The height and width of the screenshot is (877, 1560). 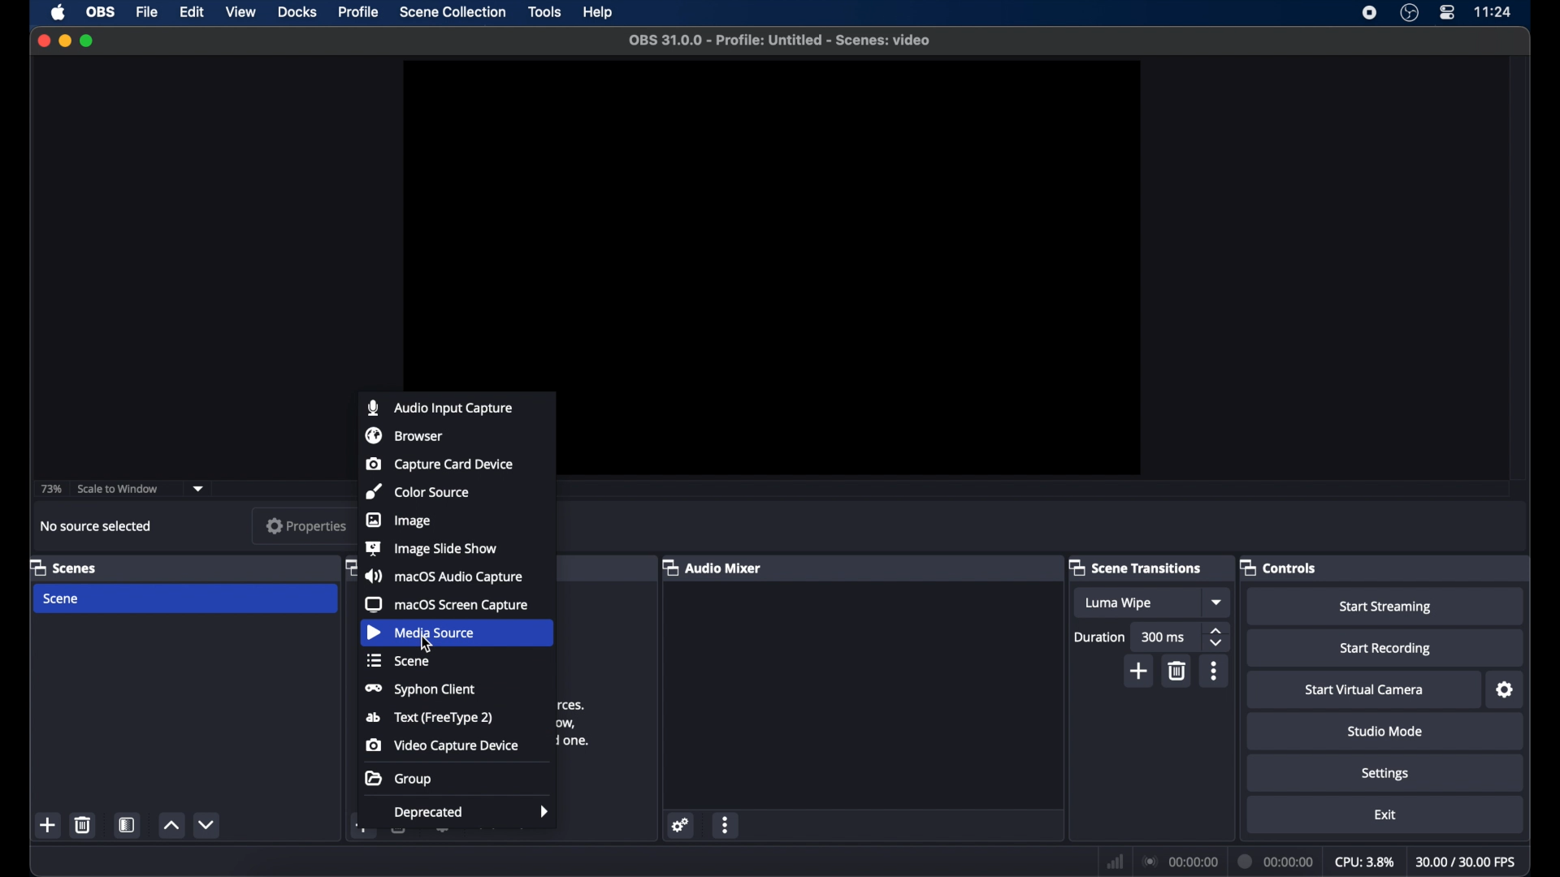 What do you see at coordinates (65, 567) in the screenshot?
I see `scenes` at bounding box center [65, 567].